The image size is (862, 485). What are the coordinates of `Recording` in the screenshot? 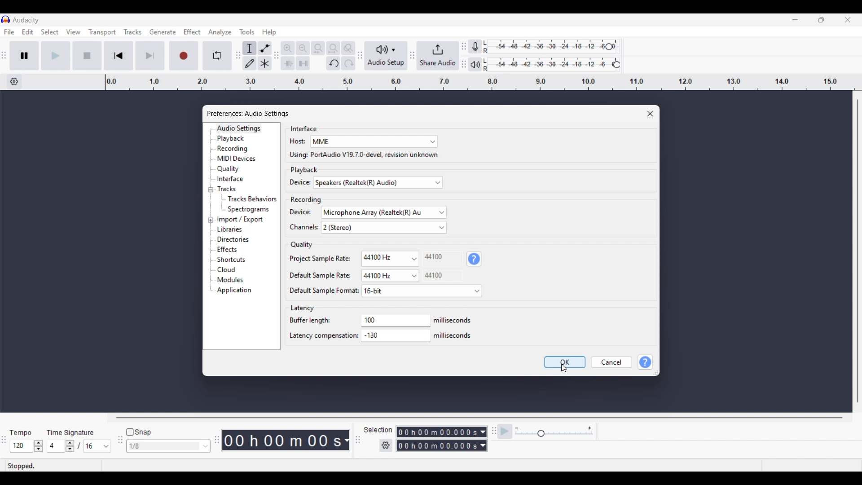 It's located at (304, 199).